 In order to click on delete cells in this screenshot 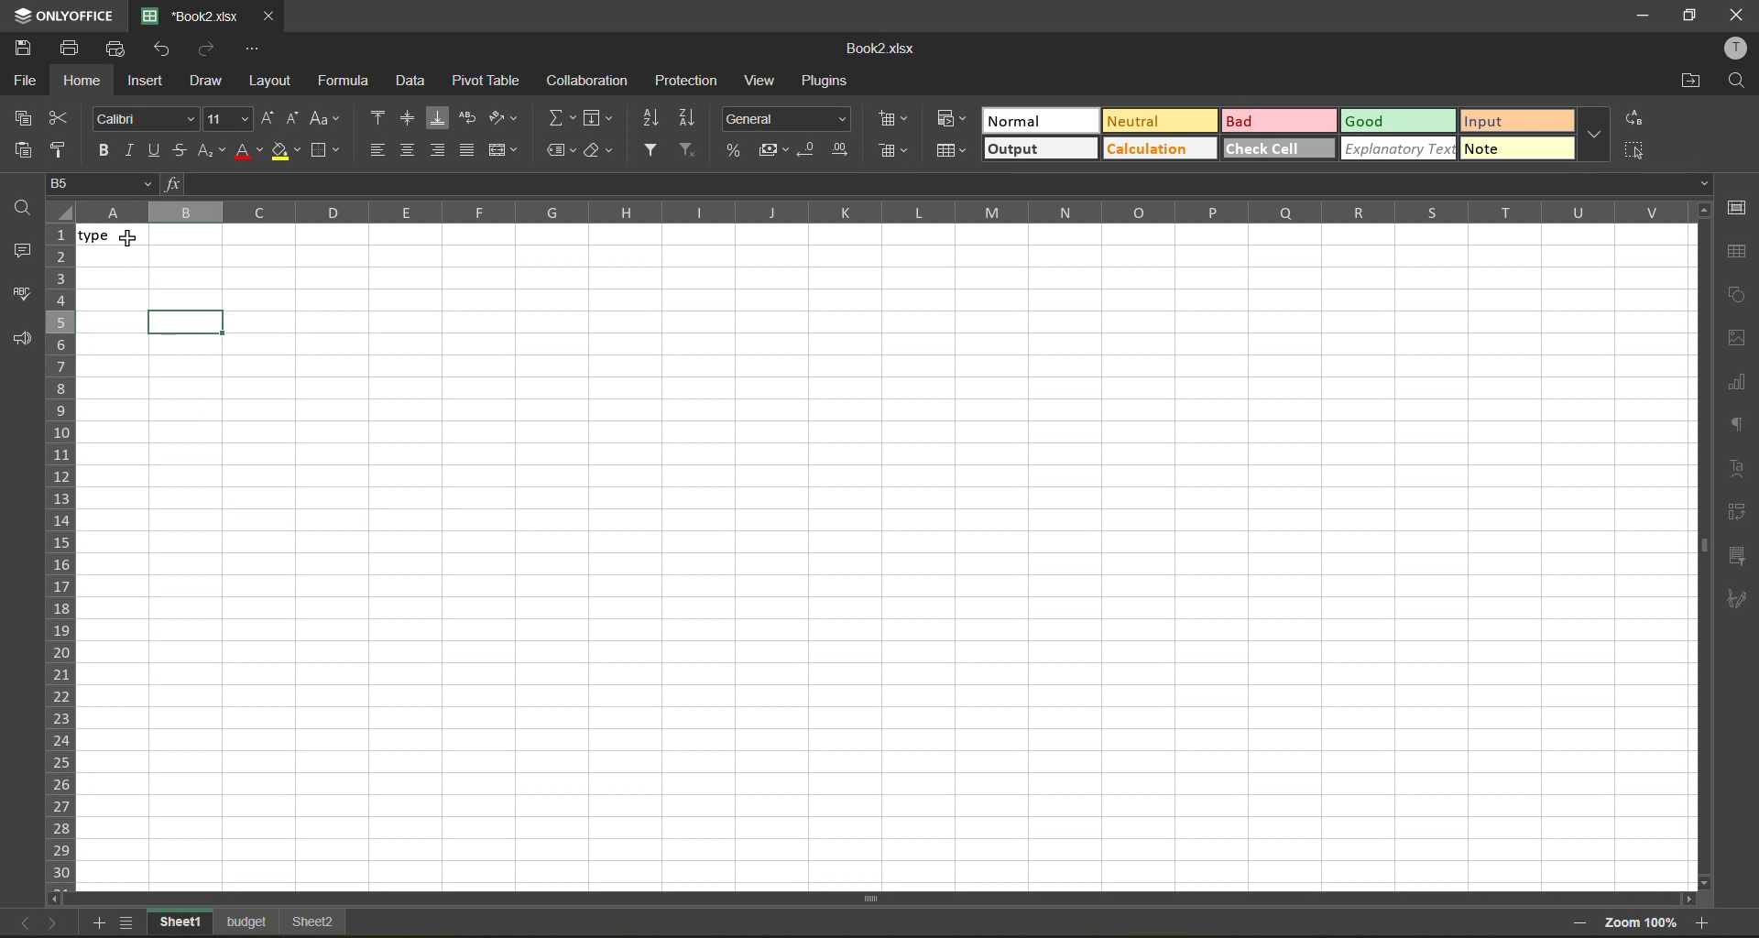, I will do `click(895, 150)`.